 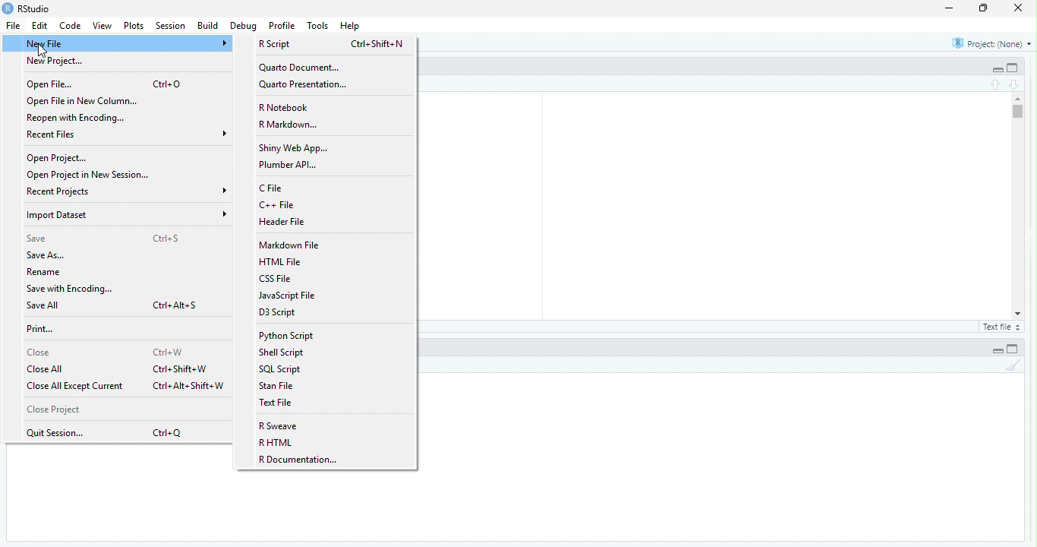 I want to click on Help, so click(x=351, y=26).